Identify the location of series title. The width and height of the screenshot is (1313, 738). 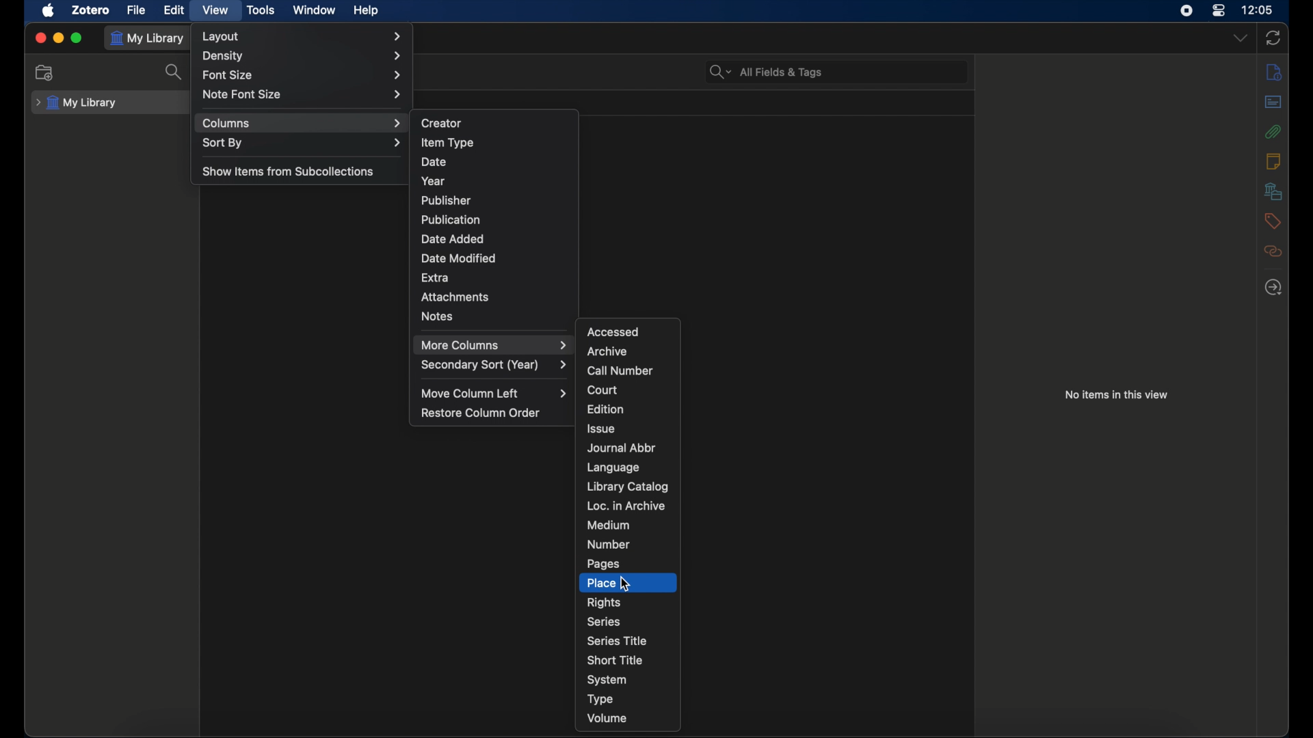
(617, 640).